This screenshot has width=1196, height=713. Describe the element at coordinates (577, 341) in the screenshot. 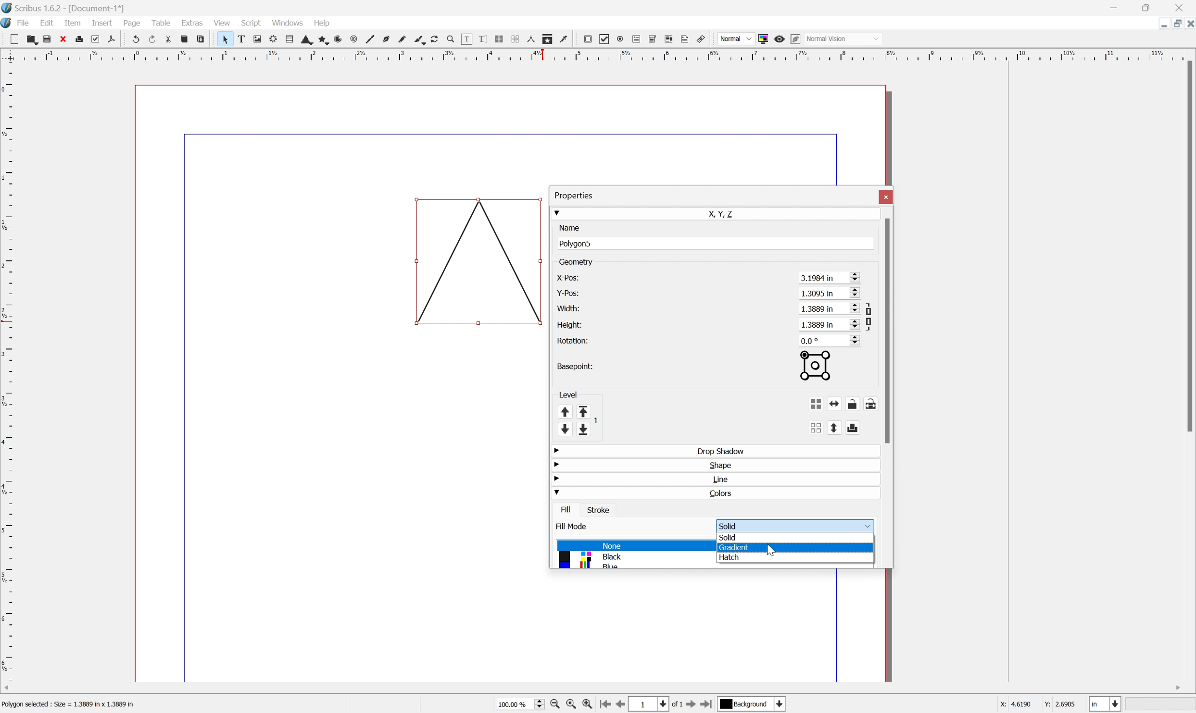

I see `Rotation:` at that location.